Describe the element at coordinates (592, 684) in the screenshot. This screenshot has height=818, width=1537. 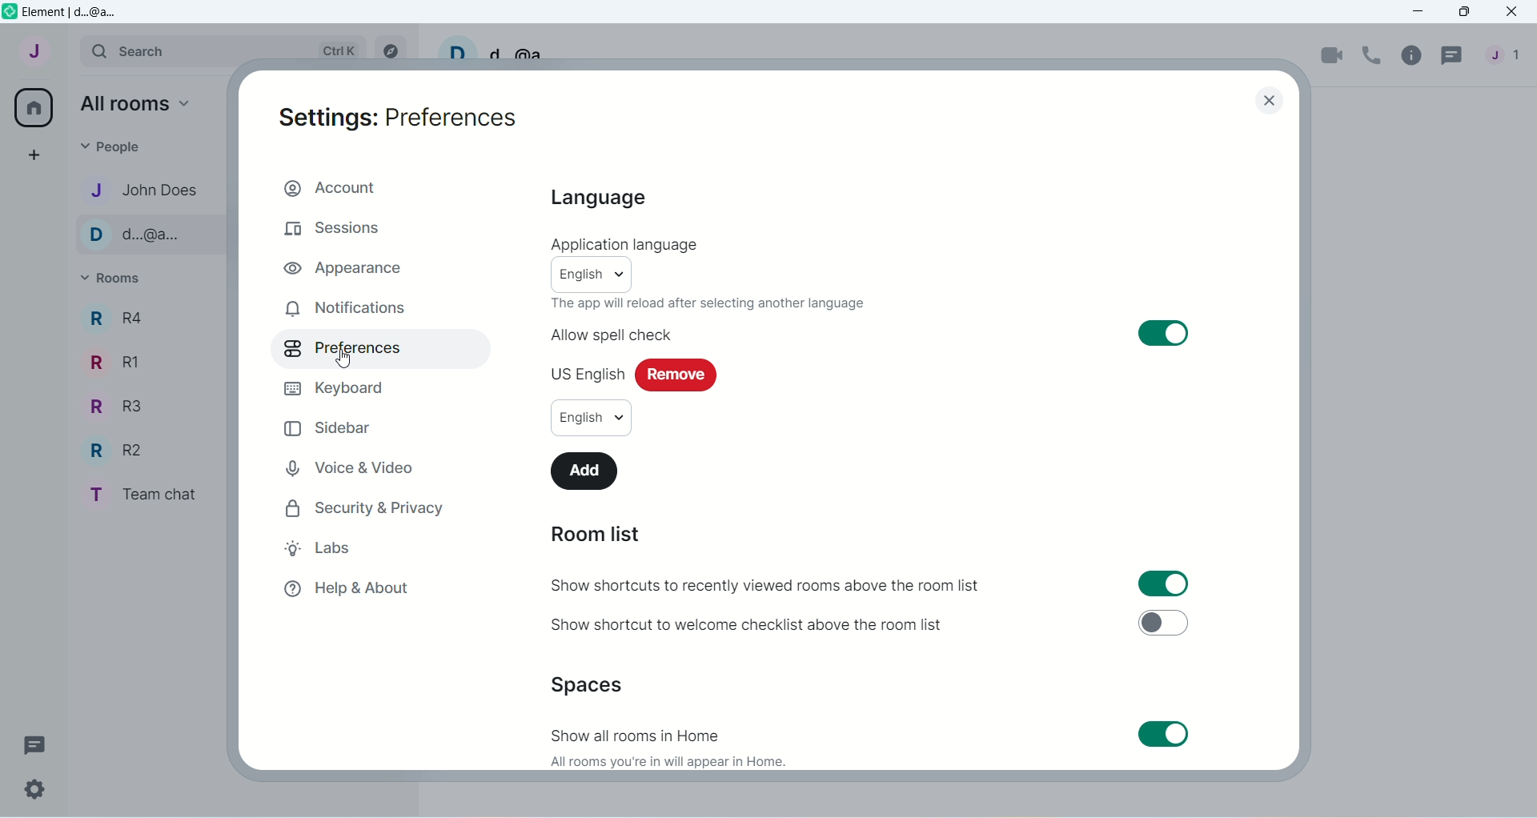
I see `Spaces` at that location.